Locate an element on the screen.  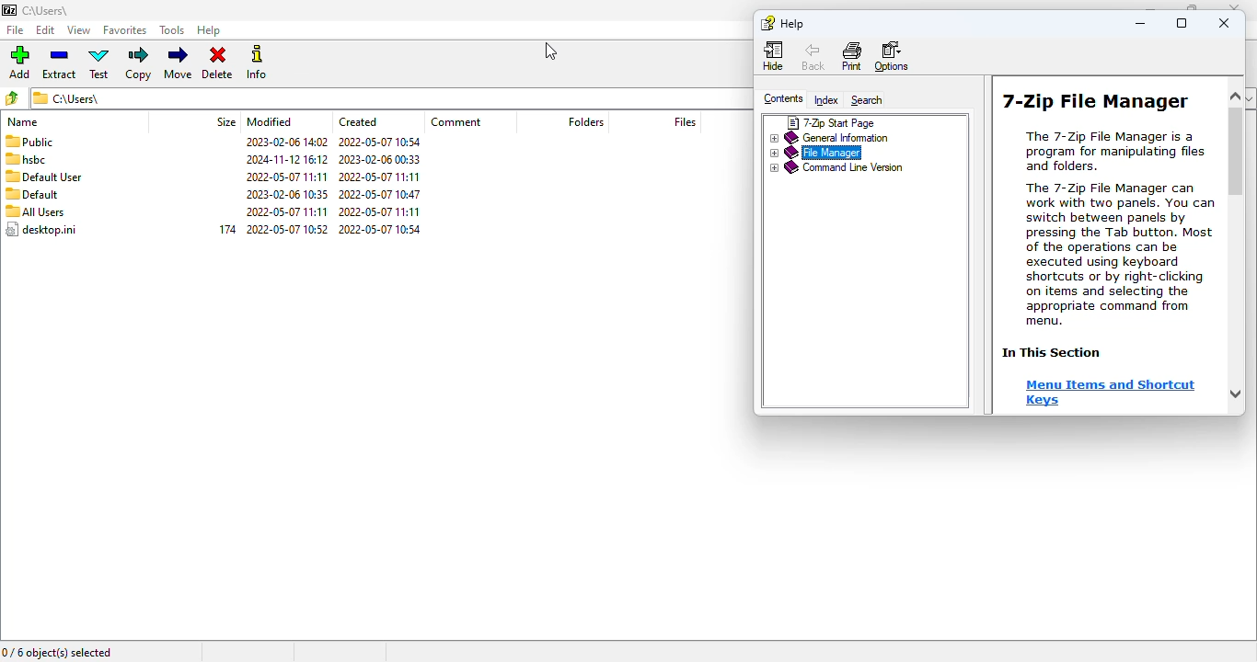
index is located at coordinates (826, 101).